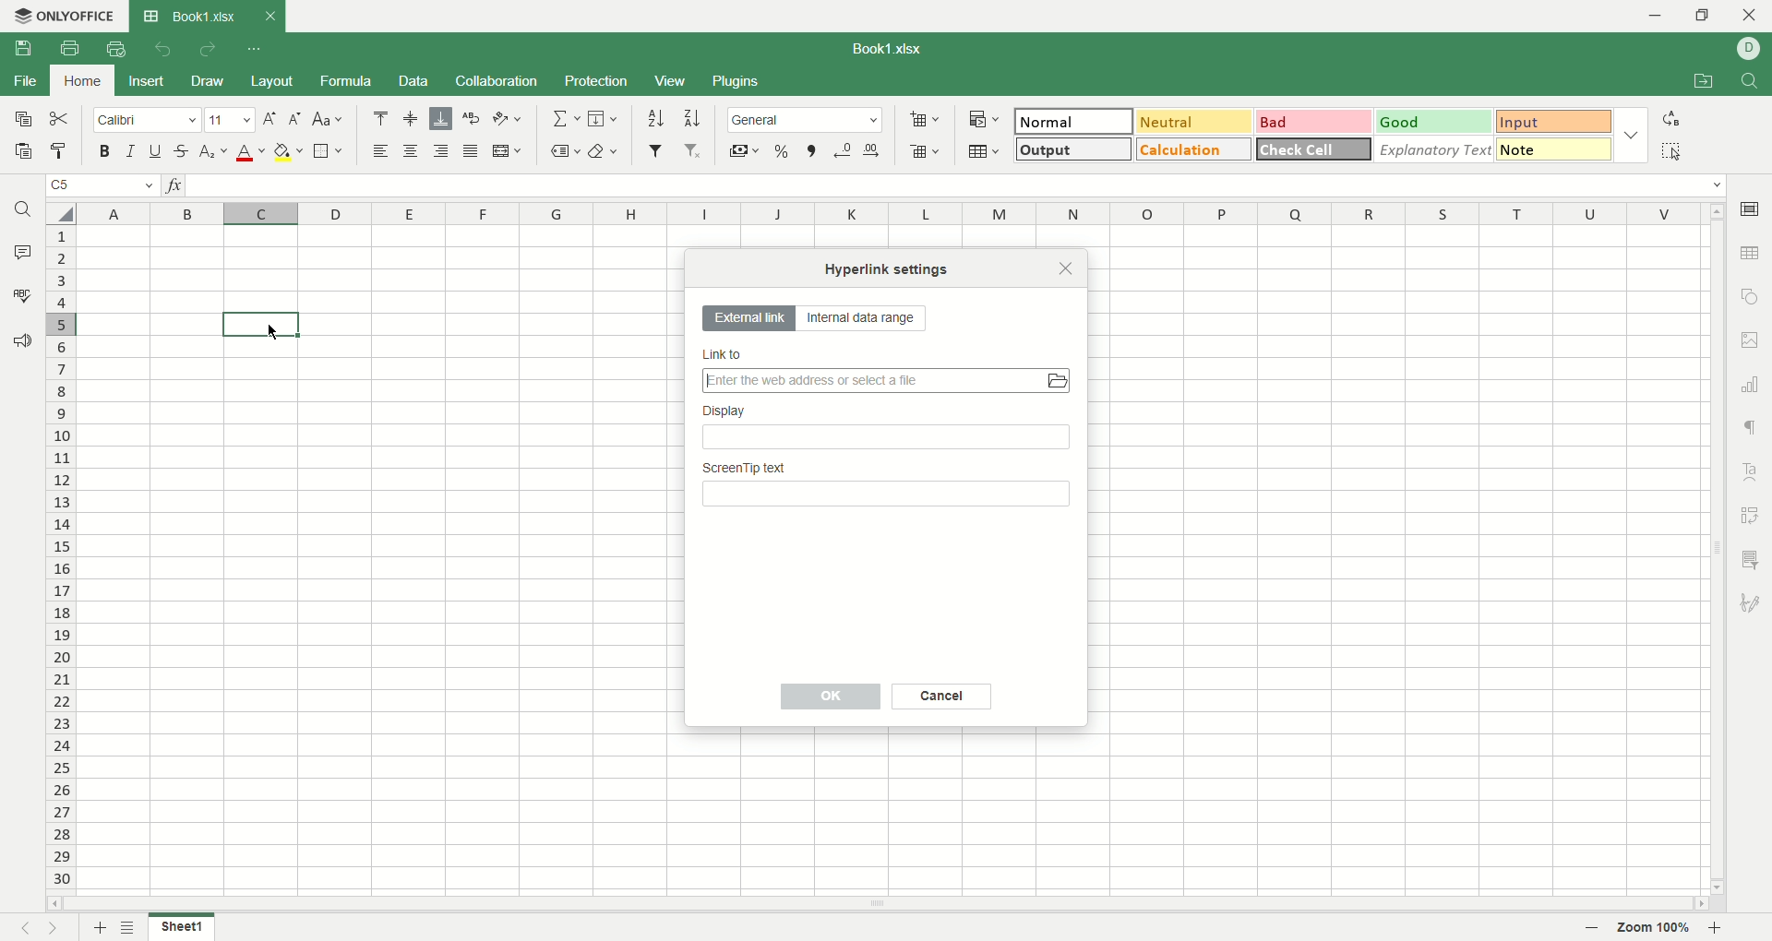 Image resolution: width=1772 pixels, height=941 pixels. Describe the element at coordinates (811, 150) in the screenshot. I see `comma style` at that location.